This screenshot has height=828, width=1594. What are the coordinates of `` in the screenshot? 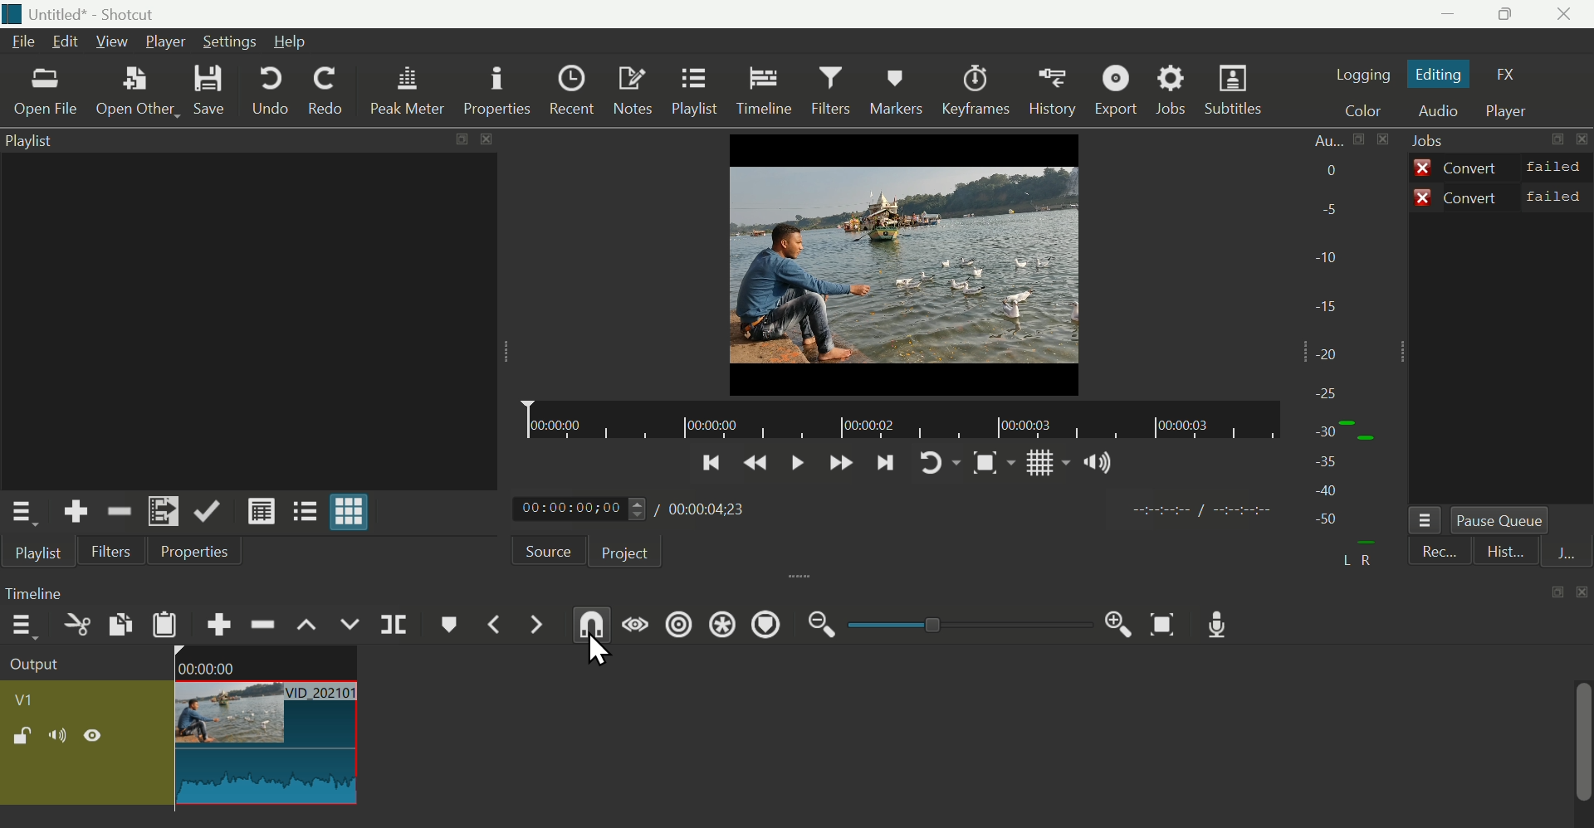 It's located at (765, 625).